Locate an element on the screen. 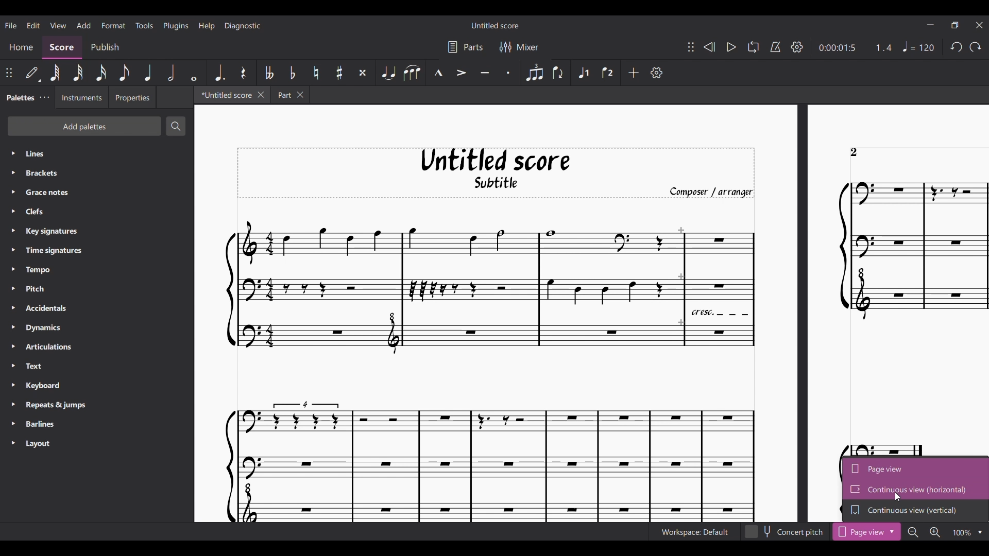 This screenshot has width=989, height=556. 16th note is located at coordinates (101, 73).